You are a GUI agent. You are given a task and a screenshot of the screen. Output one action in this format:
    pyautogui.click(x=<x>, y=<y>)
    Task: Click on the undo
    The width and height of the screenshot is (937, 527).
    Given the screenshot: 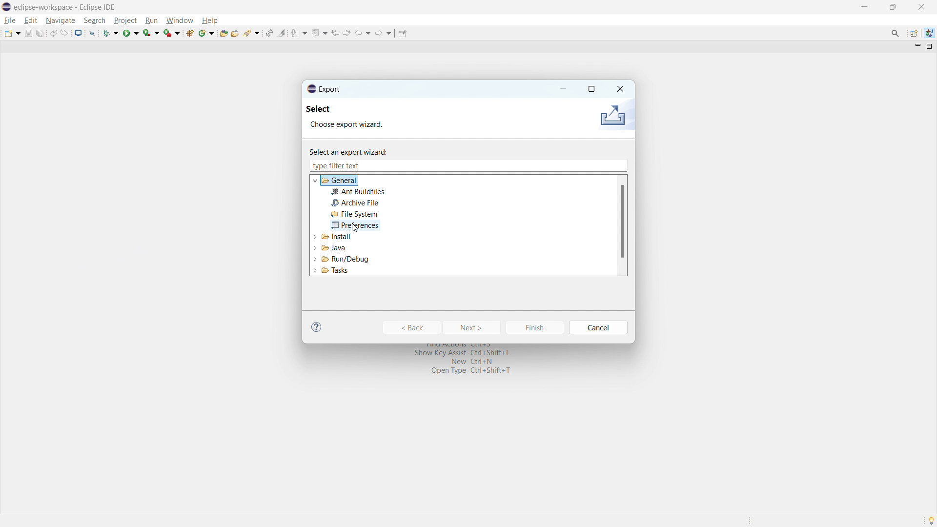 What is the action you would take?
    pyautogui.click(x=53, y=33)
    